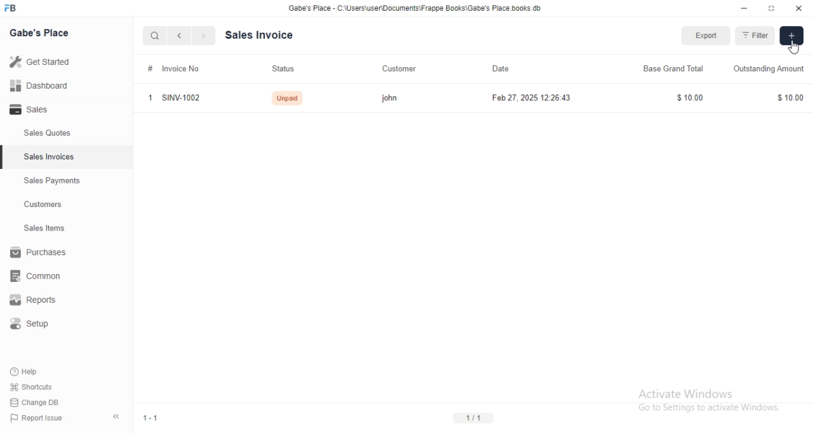 The height and width of the screenshot is (433, 813). Describe the element at coordinates (701, 36) in the screenshot. I see `Export` at that location.